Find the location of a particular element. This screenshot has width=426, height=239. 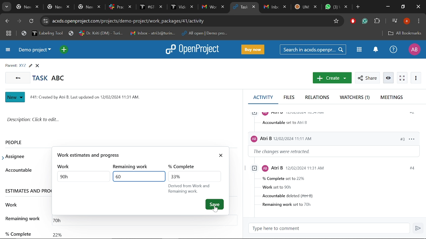

work is located at coordinates (65, 167).